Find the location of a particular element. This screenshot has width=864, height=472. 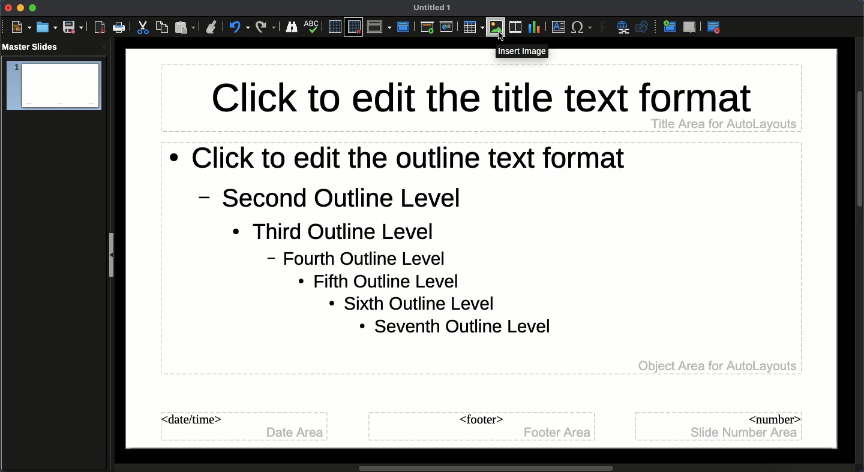

Cut is located at coordinates (143, 28).